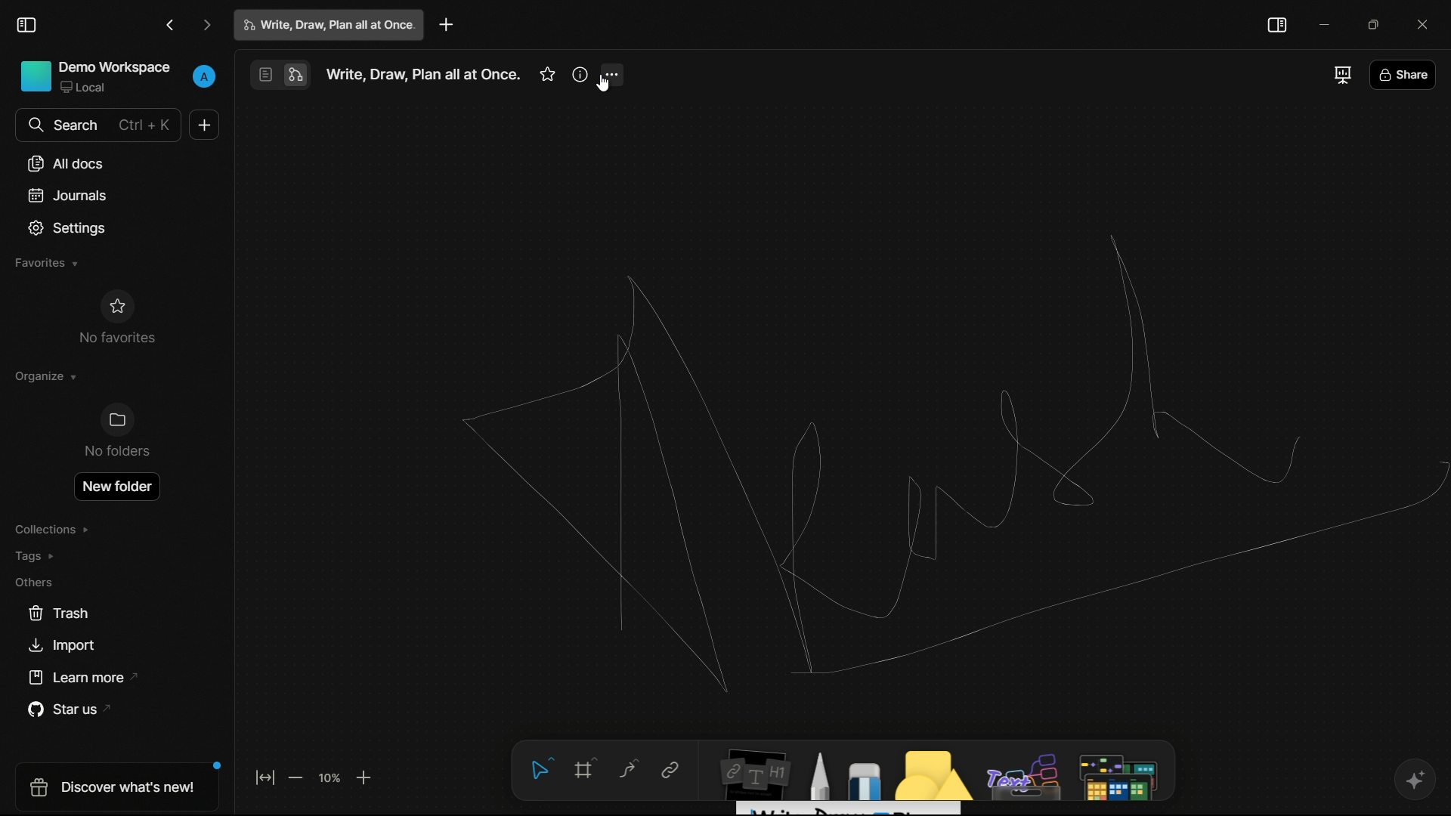 The image size is (1451, 816). I want to click on star us, so click(67, 709).